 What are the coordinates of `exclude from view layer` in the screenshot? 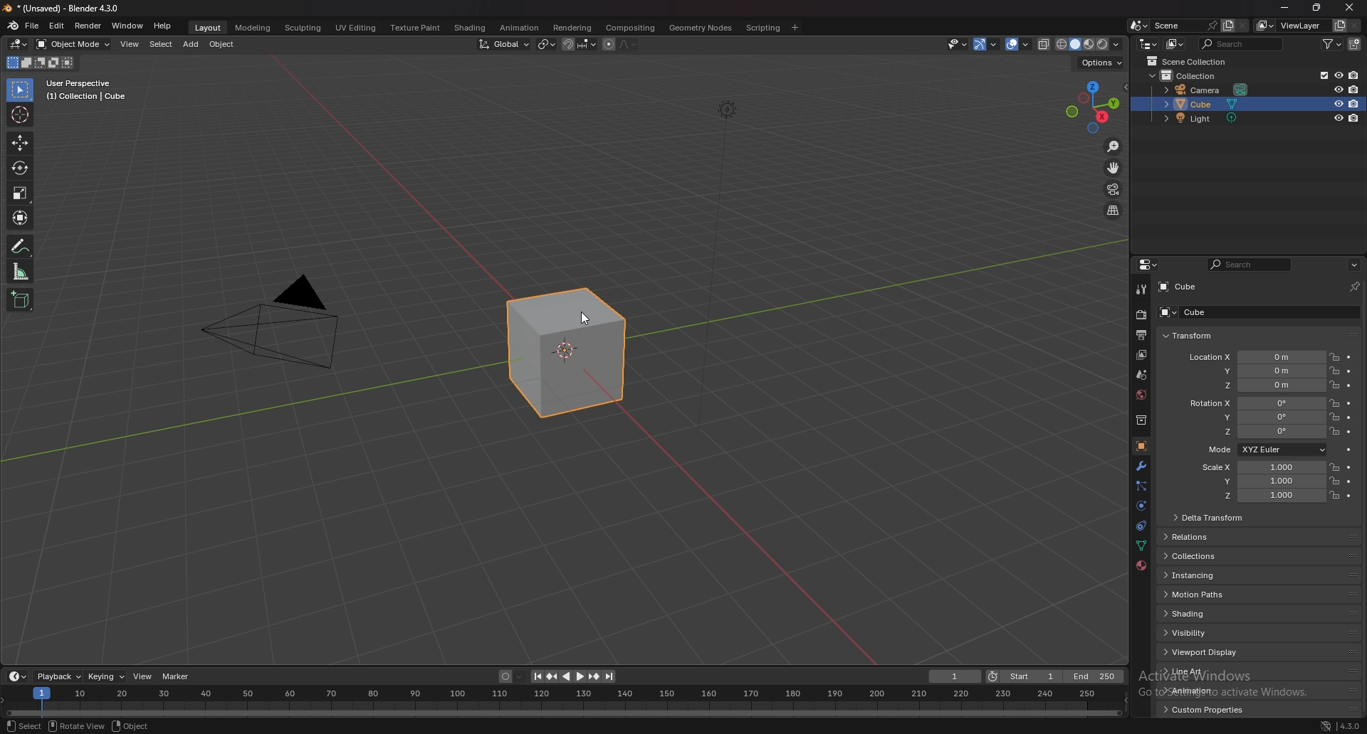 It's located at (1320, 75).